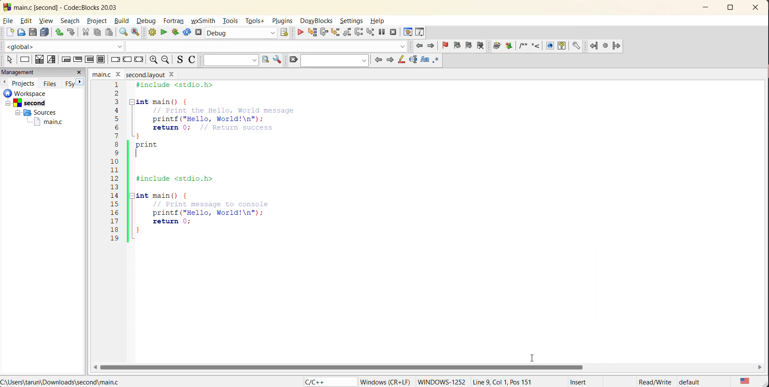 The height and width of the screenshot is (387, 769). I want to click on show options window, so click(277, 61).